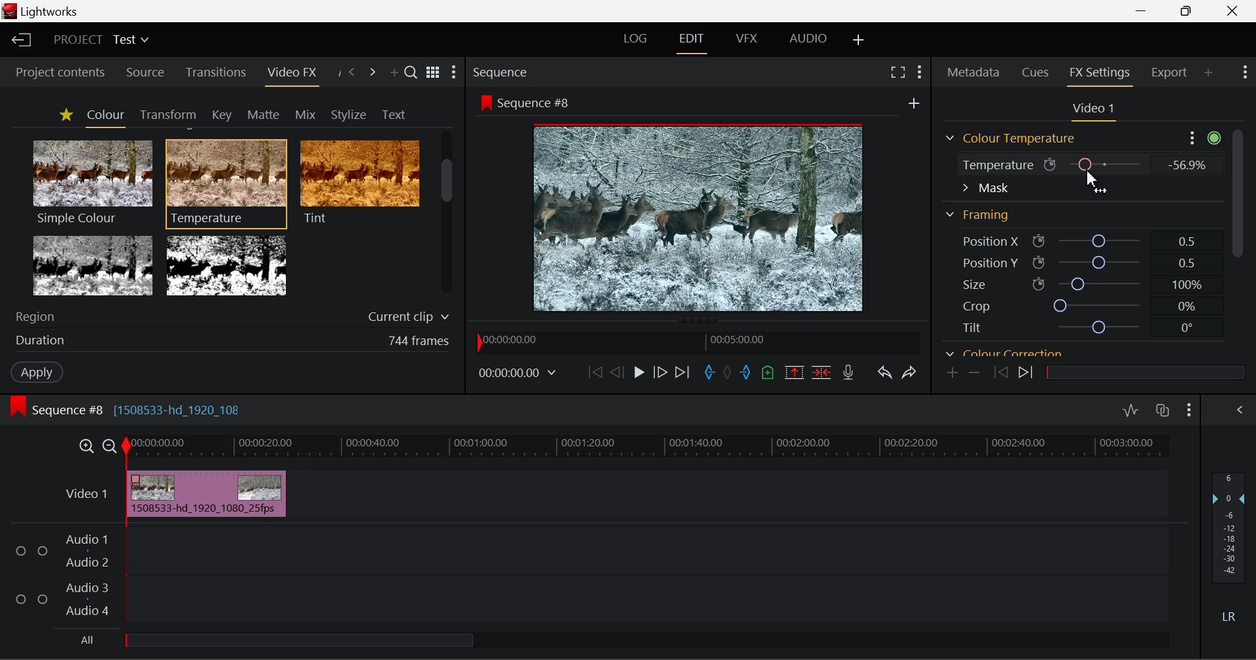 The image size is (1256, 660). Describe the element at coordinates (1185, 306) in the screenshot. I see `0%` at that location.